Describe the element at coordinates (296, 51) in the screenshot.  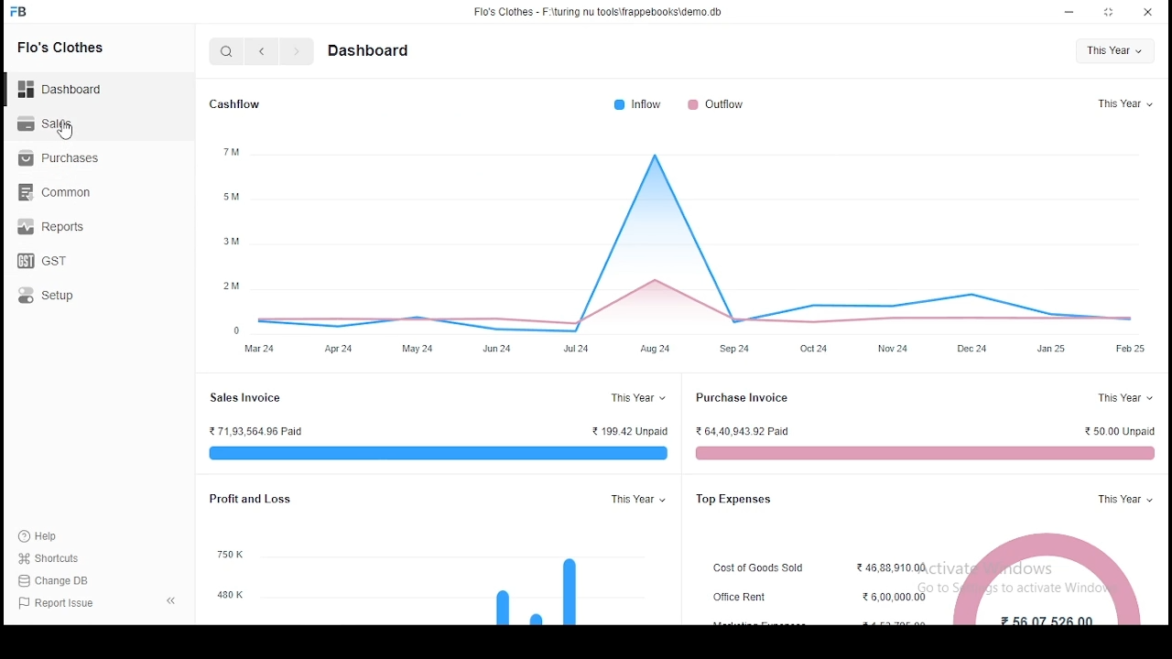
I see `next` at that location.